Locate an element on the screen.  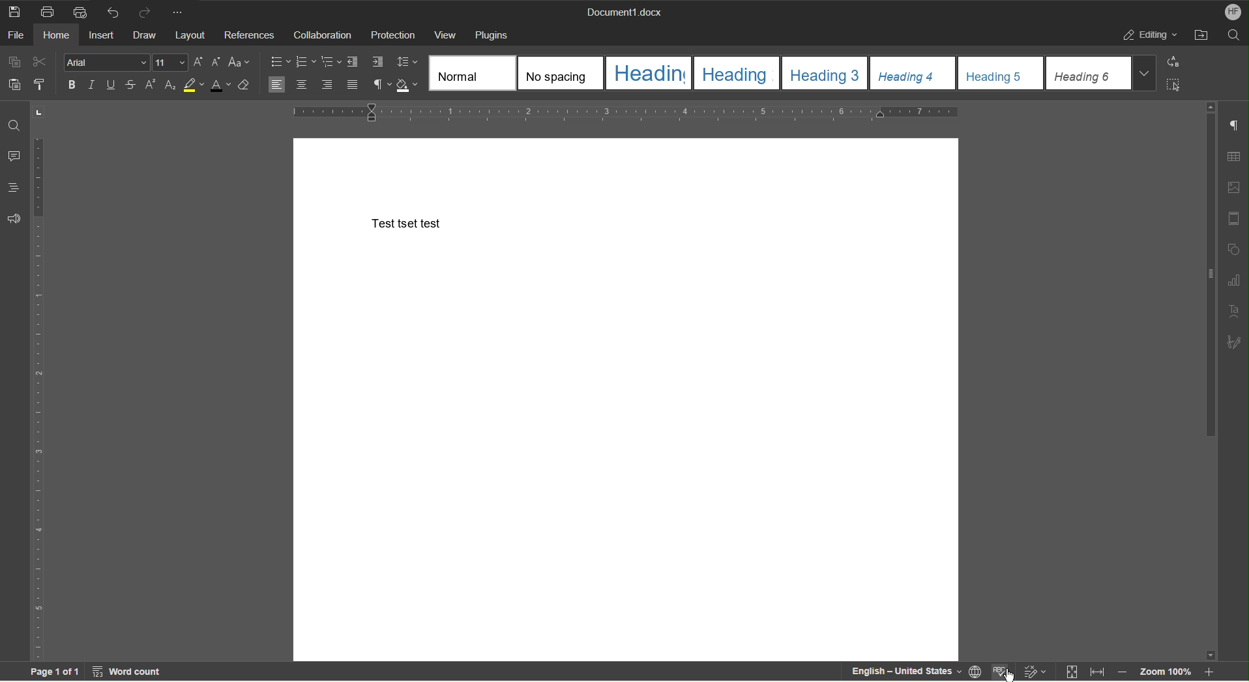
Bold is located at coordinates (72, 84).